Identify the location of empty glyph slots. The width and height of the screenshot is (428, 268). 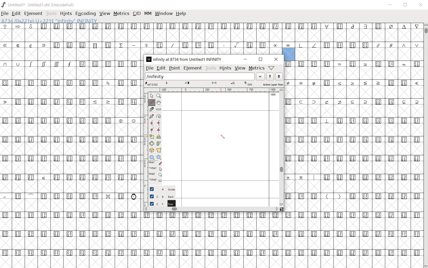
(71, 92).